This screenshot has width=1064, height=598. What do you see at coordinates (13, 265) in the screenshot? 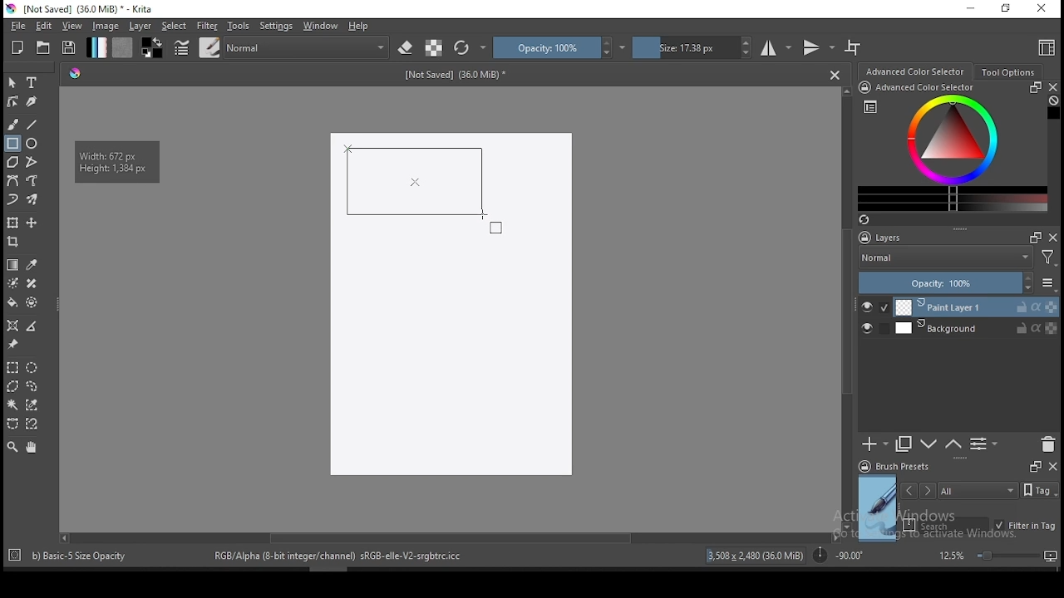
I see `gradient tool` at bounding box center [13, 265].